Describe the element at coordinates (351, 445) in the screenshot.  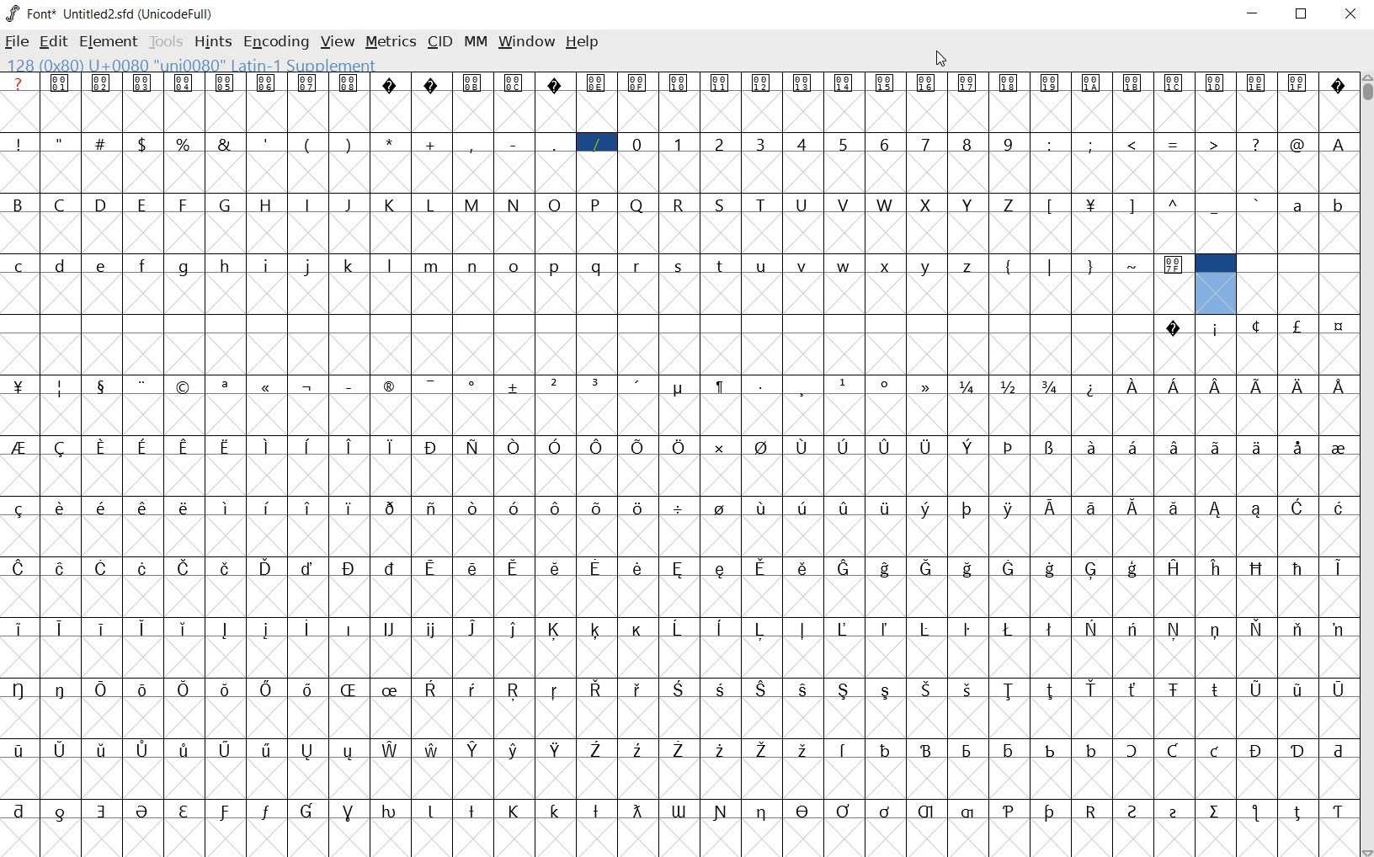
I see `Symbol` at that location.